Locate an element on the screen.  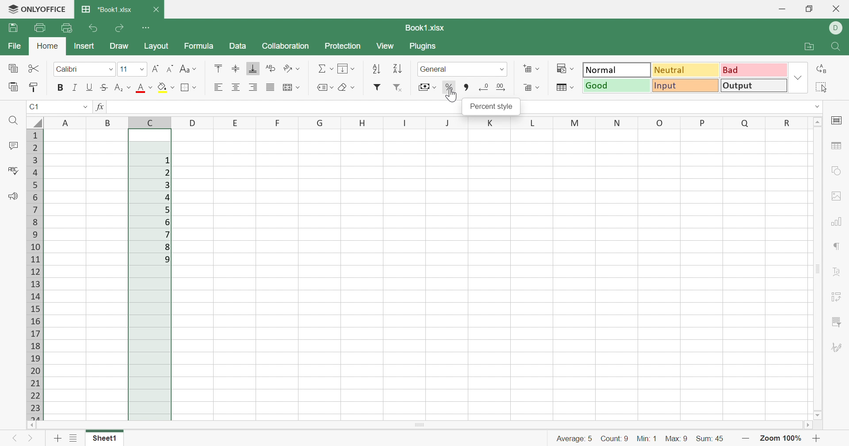
Underline is located at coordinates (89, 87).